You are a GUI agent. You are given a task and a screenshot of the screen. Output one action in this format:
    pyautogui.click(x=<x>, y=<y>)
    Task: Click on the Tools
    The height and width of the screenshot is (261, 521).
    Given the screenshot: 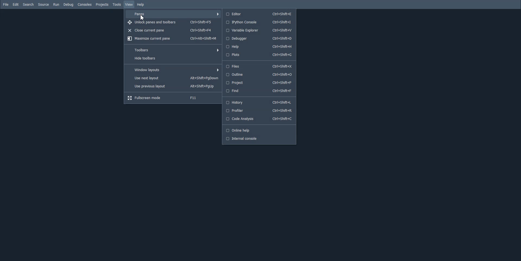 What is the action you would take?
    pyautogui.click(x=116, y=4)
    